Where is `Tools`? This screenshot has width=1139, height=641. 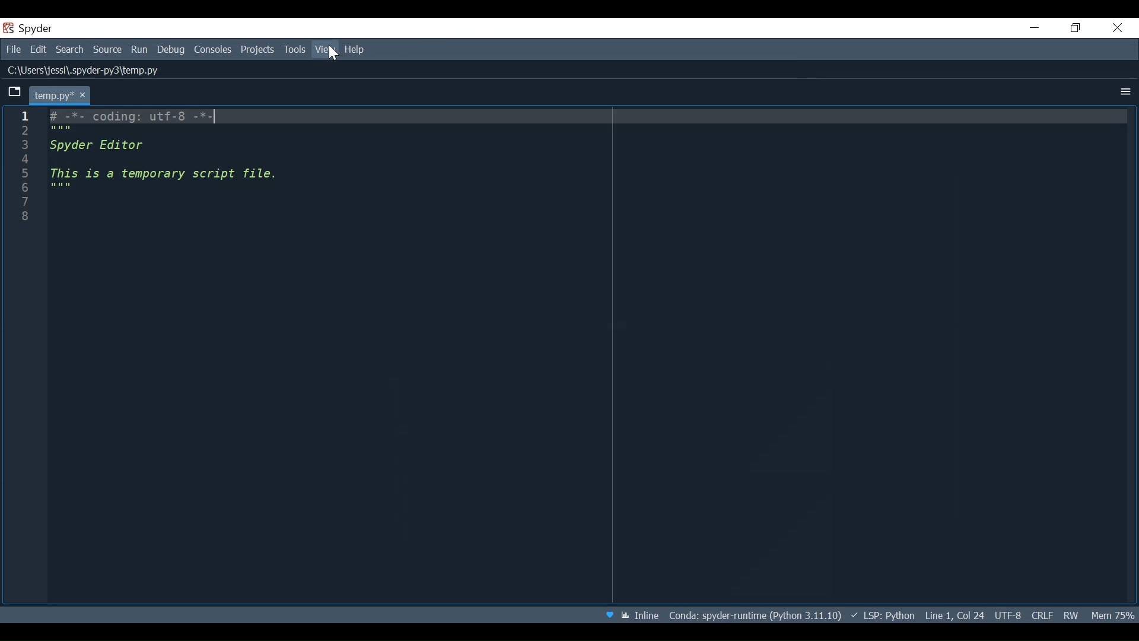 Tools is located at coordinates (295, 50).